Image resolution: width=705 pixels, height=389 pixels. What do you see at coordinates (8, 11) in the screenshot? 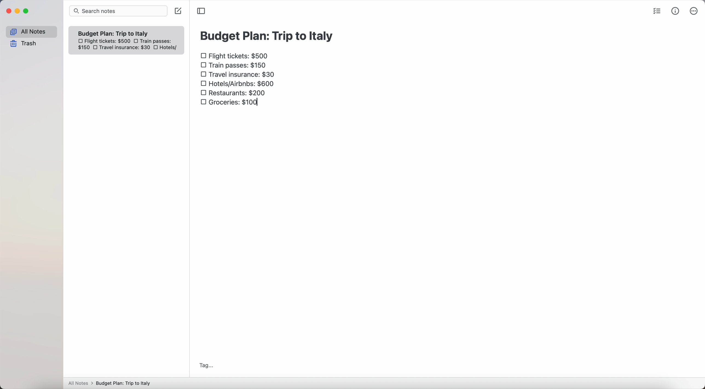
I see `close Simplenote` at bounding box center [8, 11].